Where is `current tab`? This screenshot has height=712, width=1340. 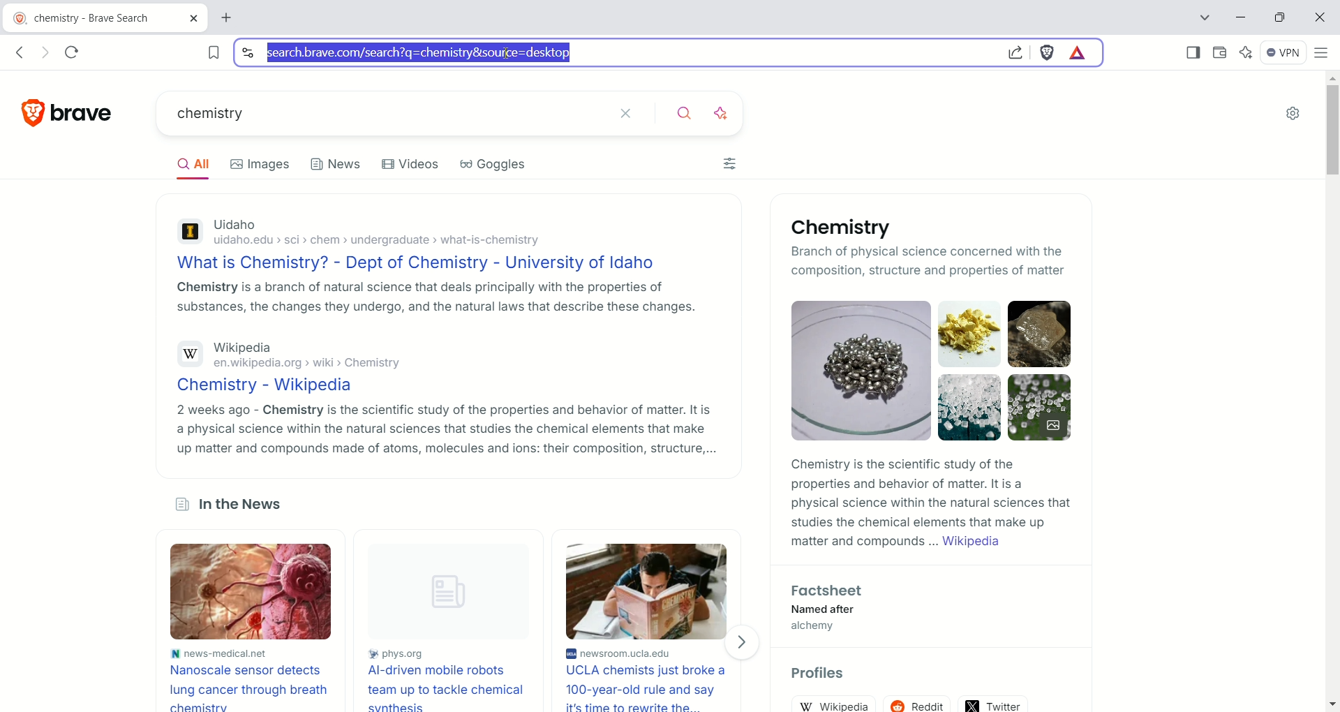 current tab is located at coordinates (105, 19).